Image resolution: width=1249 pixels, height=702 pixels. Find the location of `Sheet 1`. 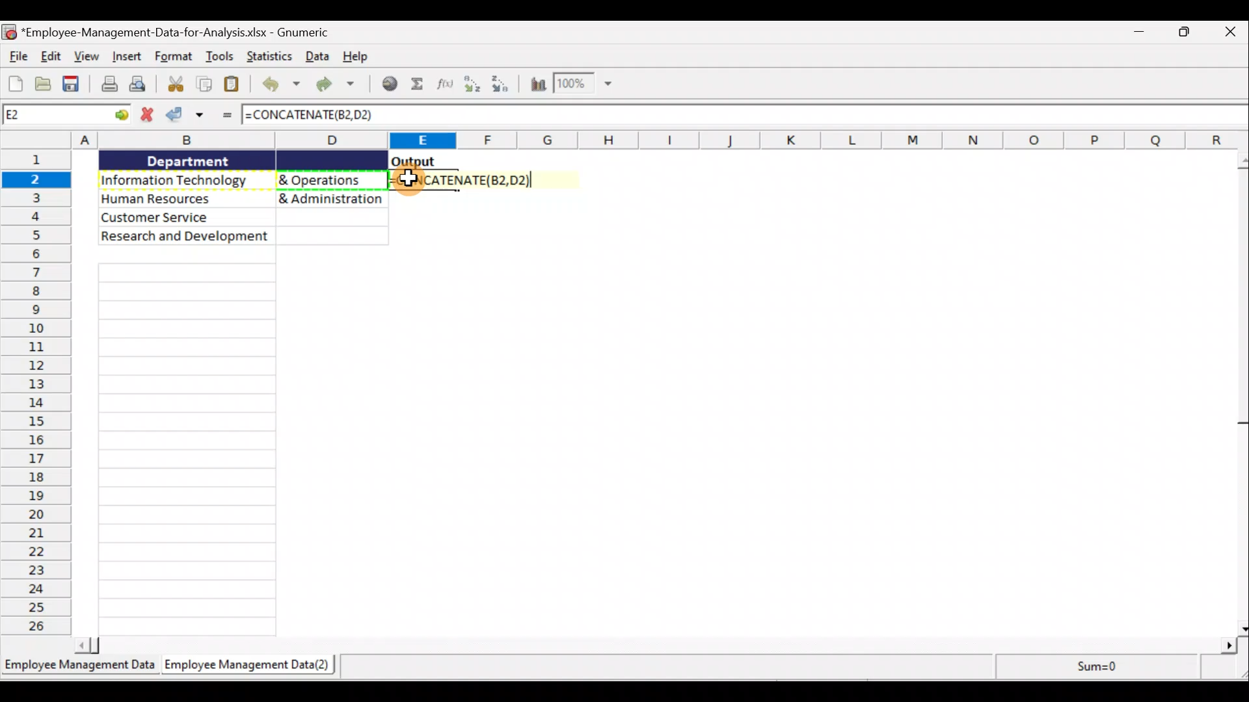

Sheet 1 is located at coordinates (81, 669).